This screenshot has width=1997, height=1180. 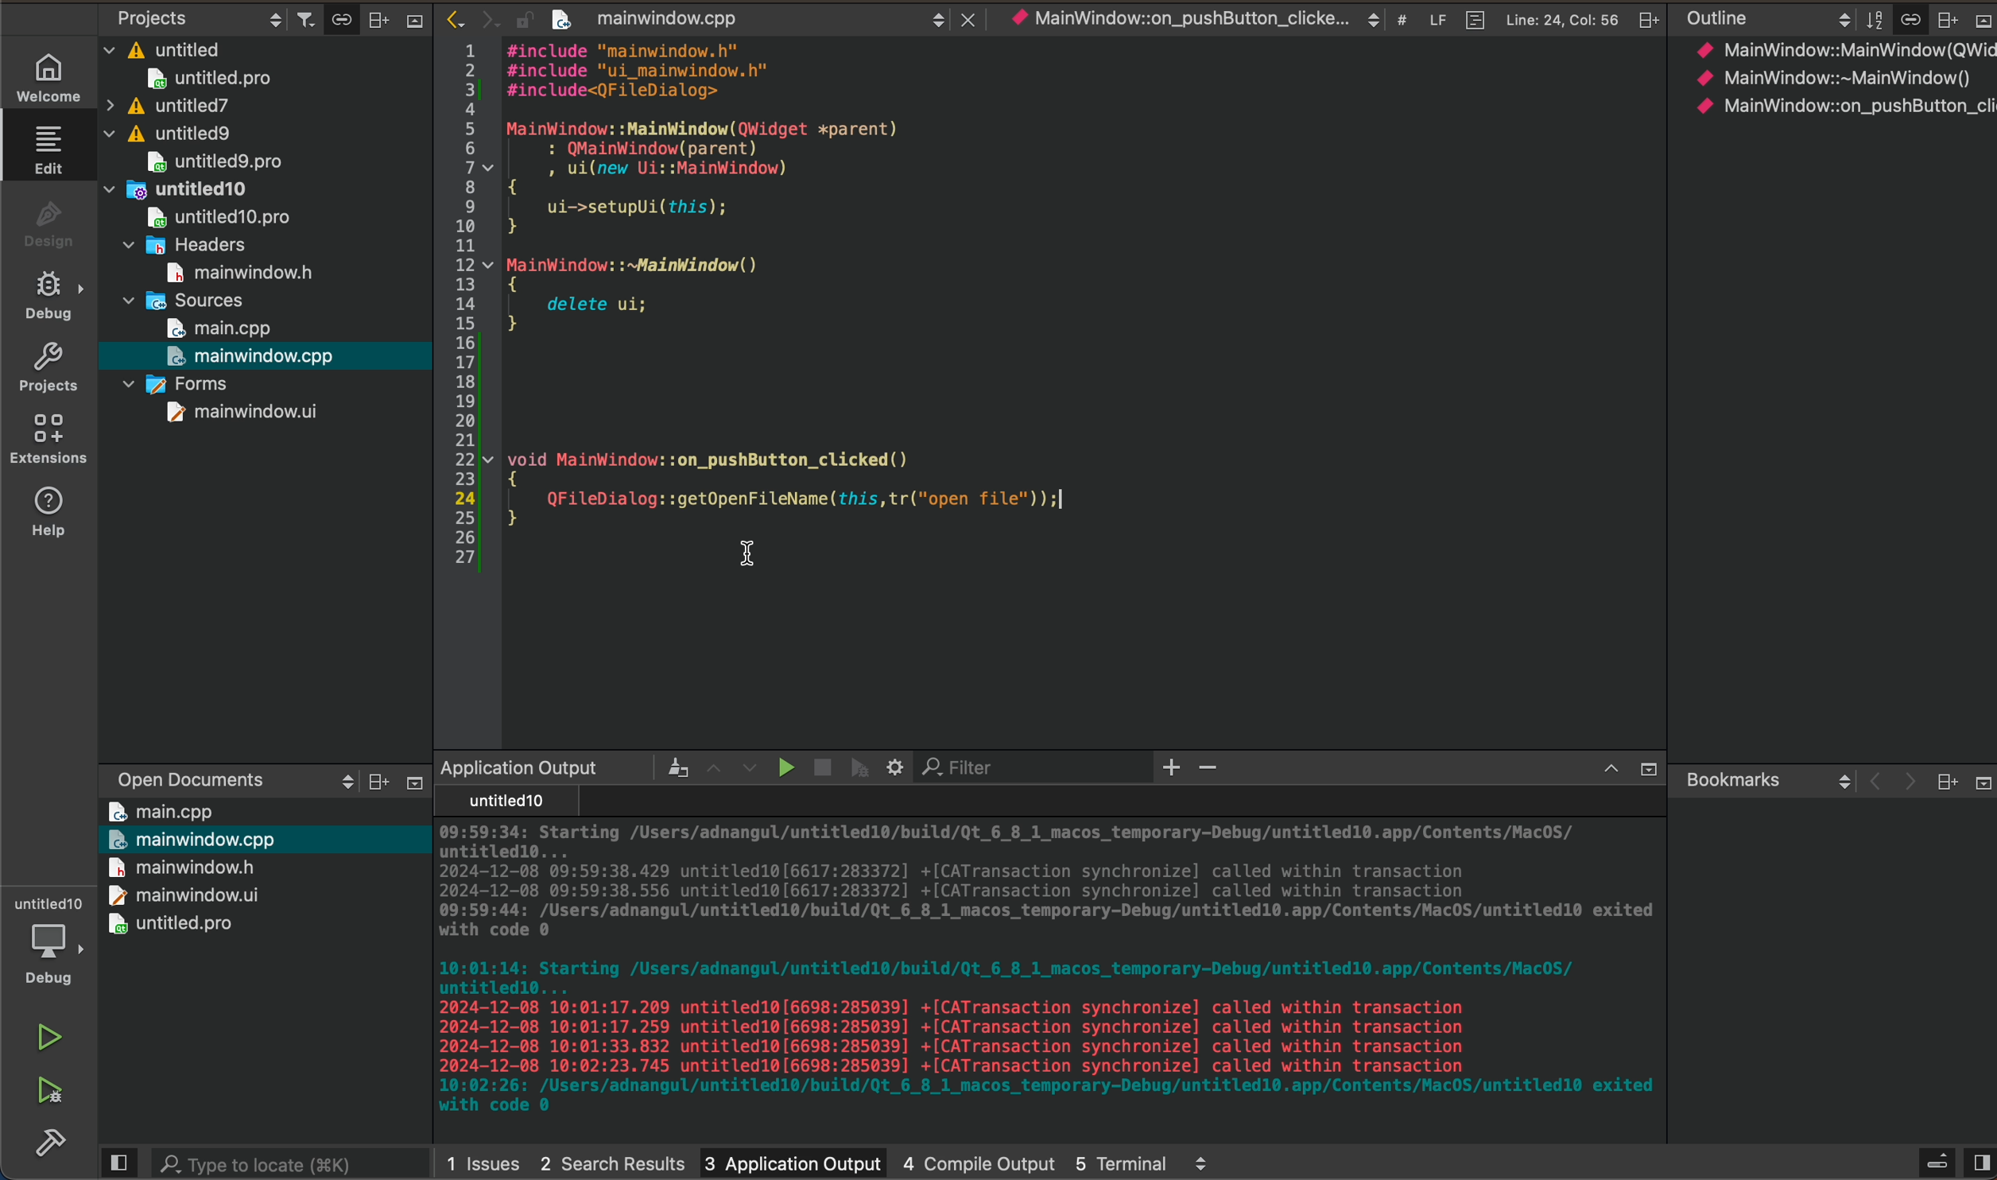 What do you see at coordinates (665, 767) in the screenshot?
I see `` at bounding box center [665, 767].